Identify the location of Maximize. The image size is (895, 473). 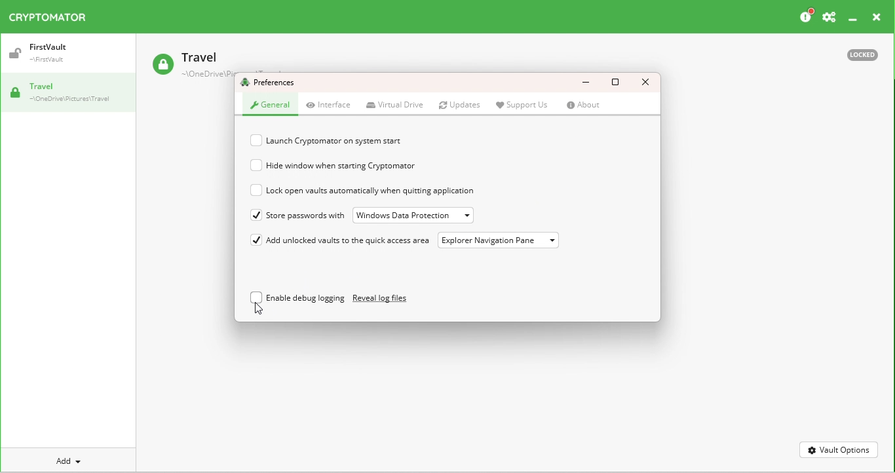
(619, 83).